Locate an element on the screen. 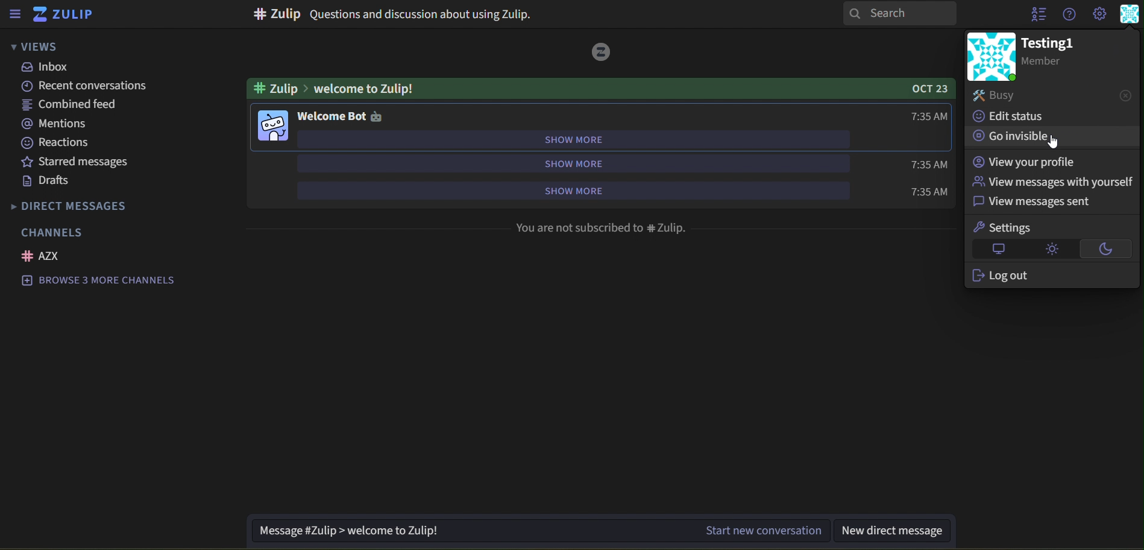 The width and height of the screenshot is (1144, 550). time is located at coordinates (926, 163).